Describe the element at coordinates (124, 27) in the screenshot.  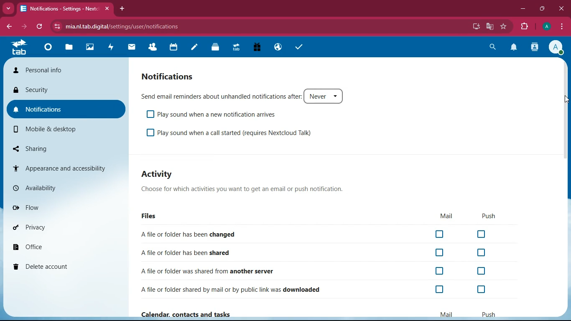
I see `mia.nl.tab.digital/settings/user/notifications` at that location.